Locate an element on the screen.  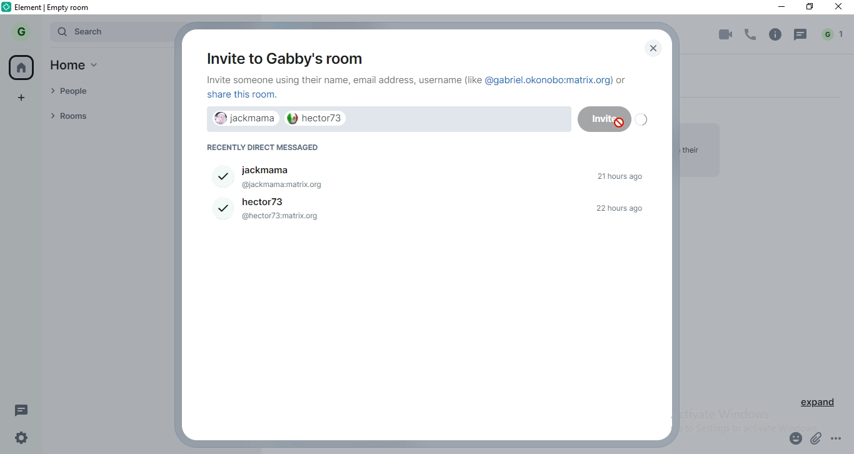
search  is located at coordinates (109, 32).